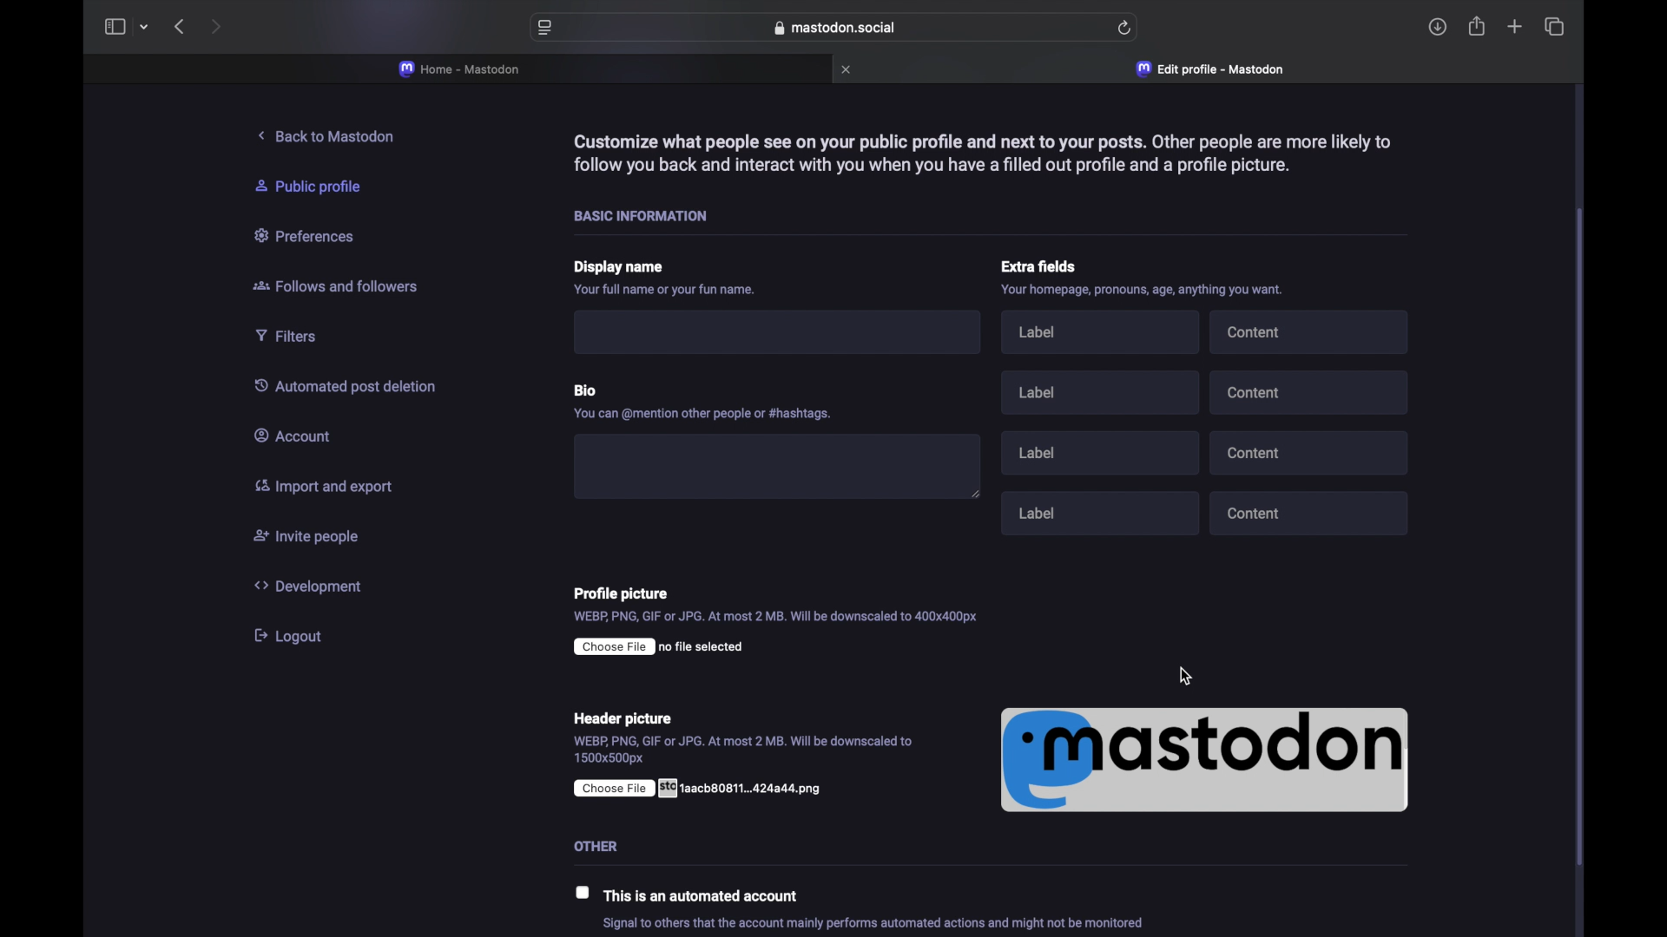 Image resolution: width=1667 pixels, height=937 pixels. What do you see at coordinates (314, 586) in the screenshot?
I see `<> Development` at bounding box center [314, 586].